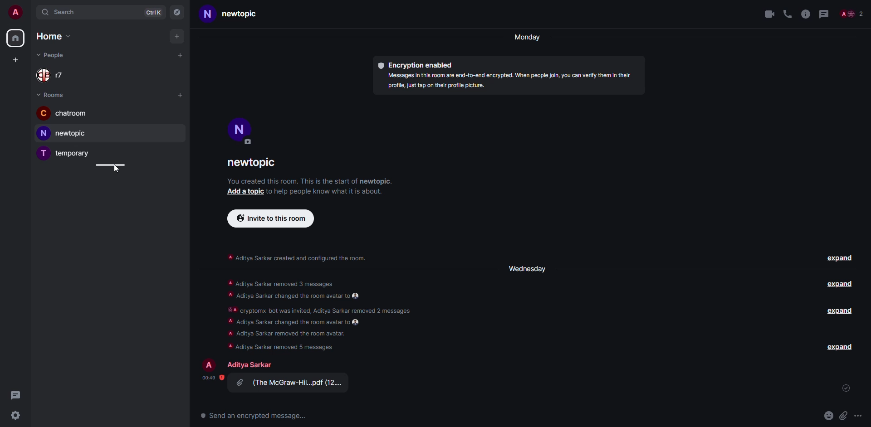  What do you see at coordinates (62, 133) in the screenshot?
I see `new topic` at bounding box center [62, 133].